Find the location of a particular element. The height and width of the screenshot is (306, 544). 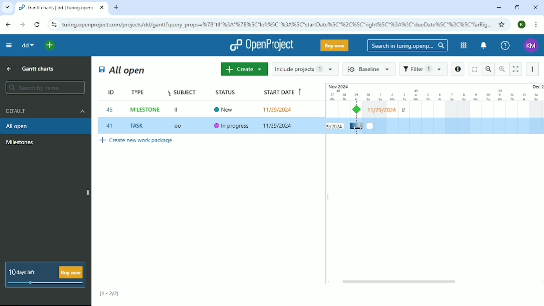

Milestone start date is located at coordinates (382, 110).